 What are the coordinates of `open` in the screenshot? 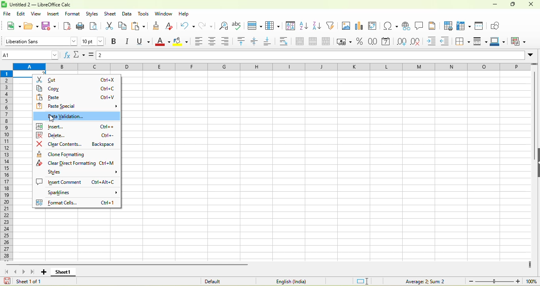 It's located at (30, 25).